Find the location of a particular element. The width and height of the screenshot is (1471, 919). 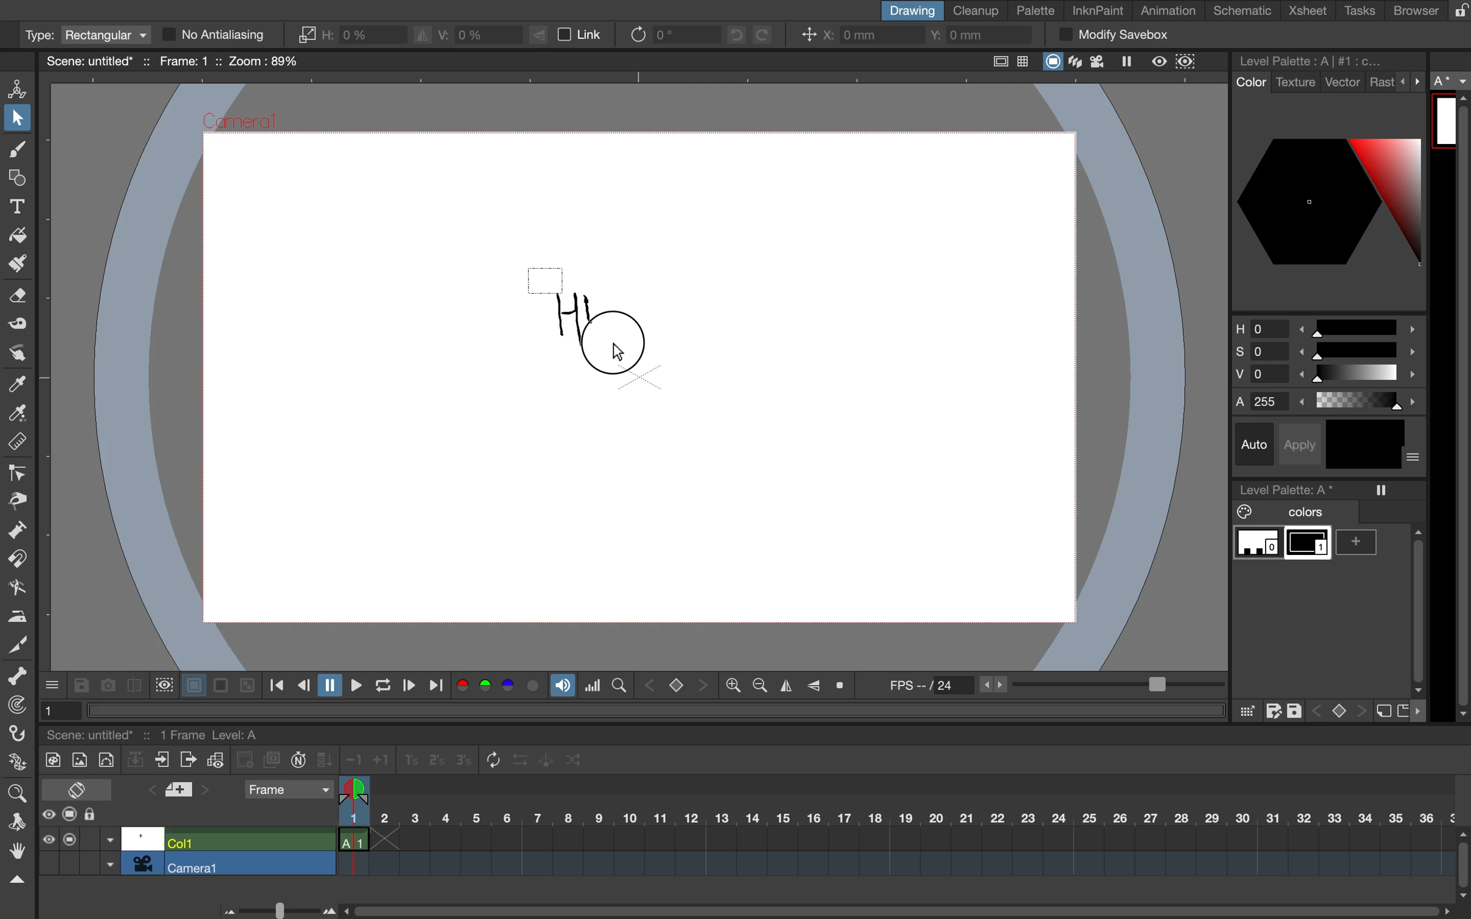

rotate is located at coordinates (664, 34).